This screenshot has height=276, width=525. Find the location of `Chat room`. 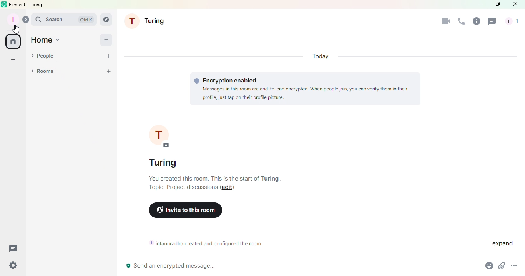

Chat room is located at coordinates (109, 56).